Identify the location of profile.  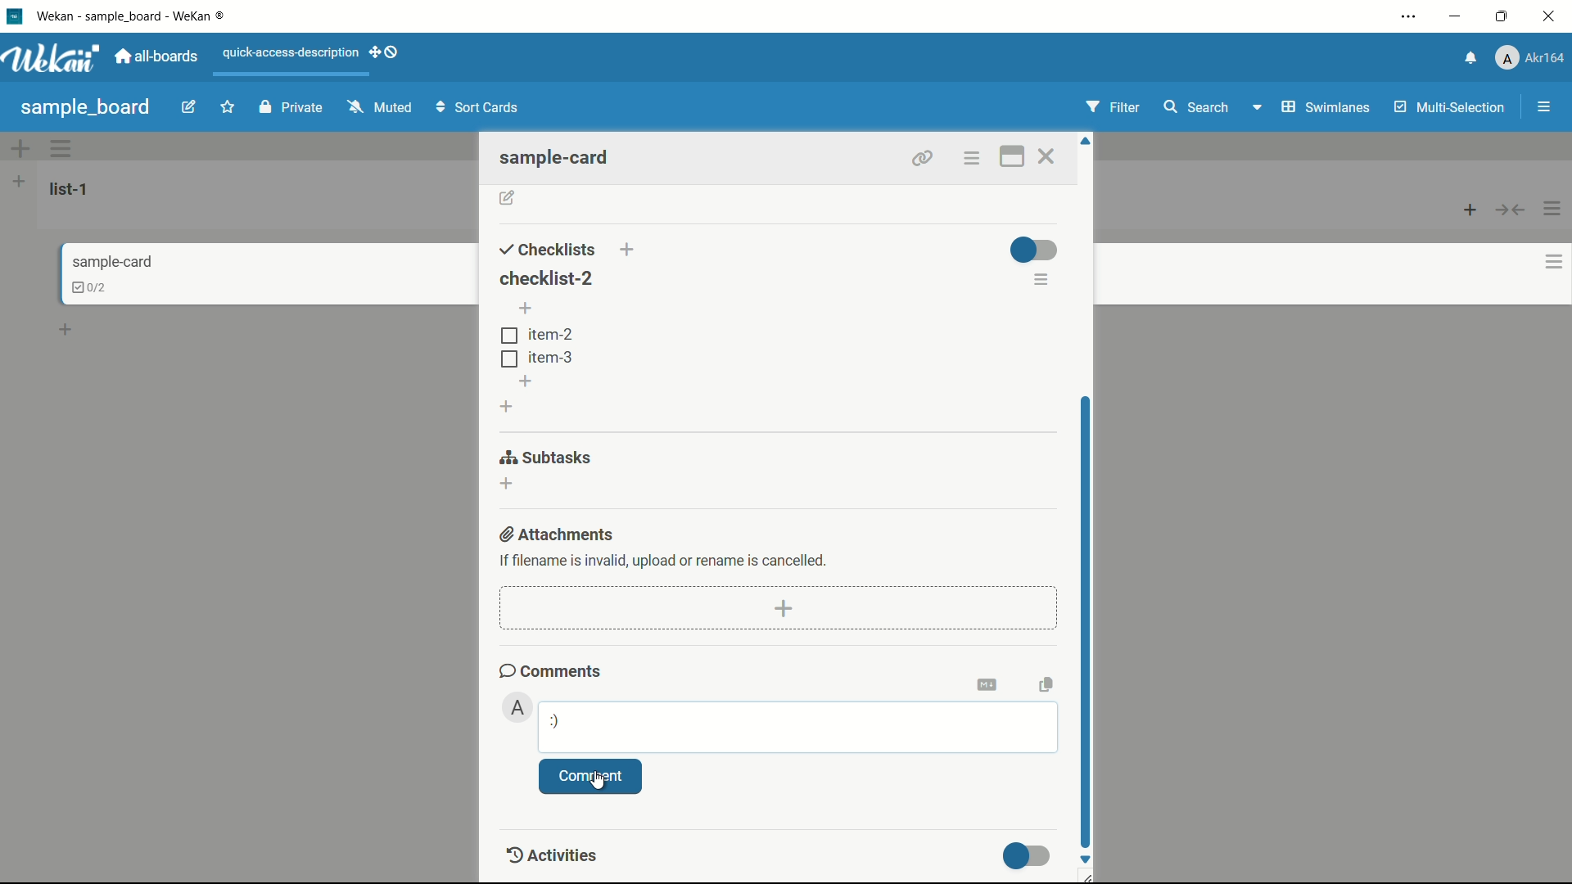
(1533, 58).